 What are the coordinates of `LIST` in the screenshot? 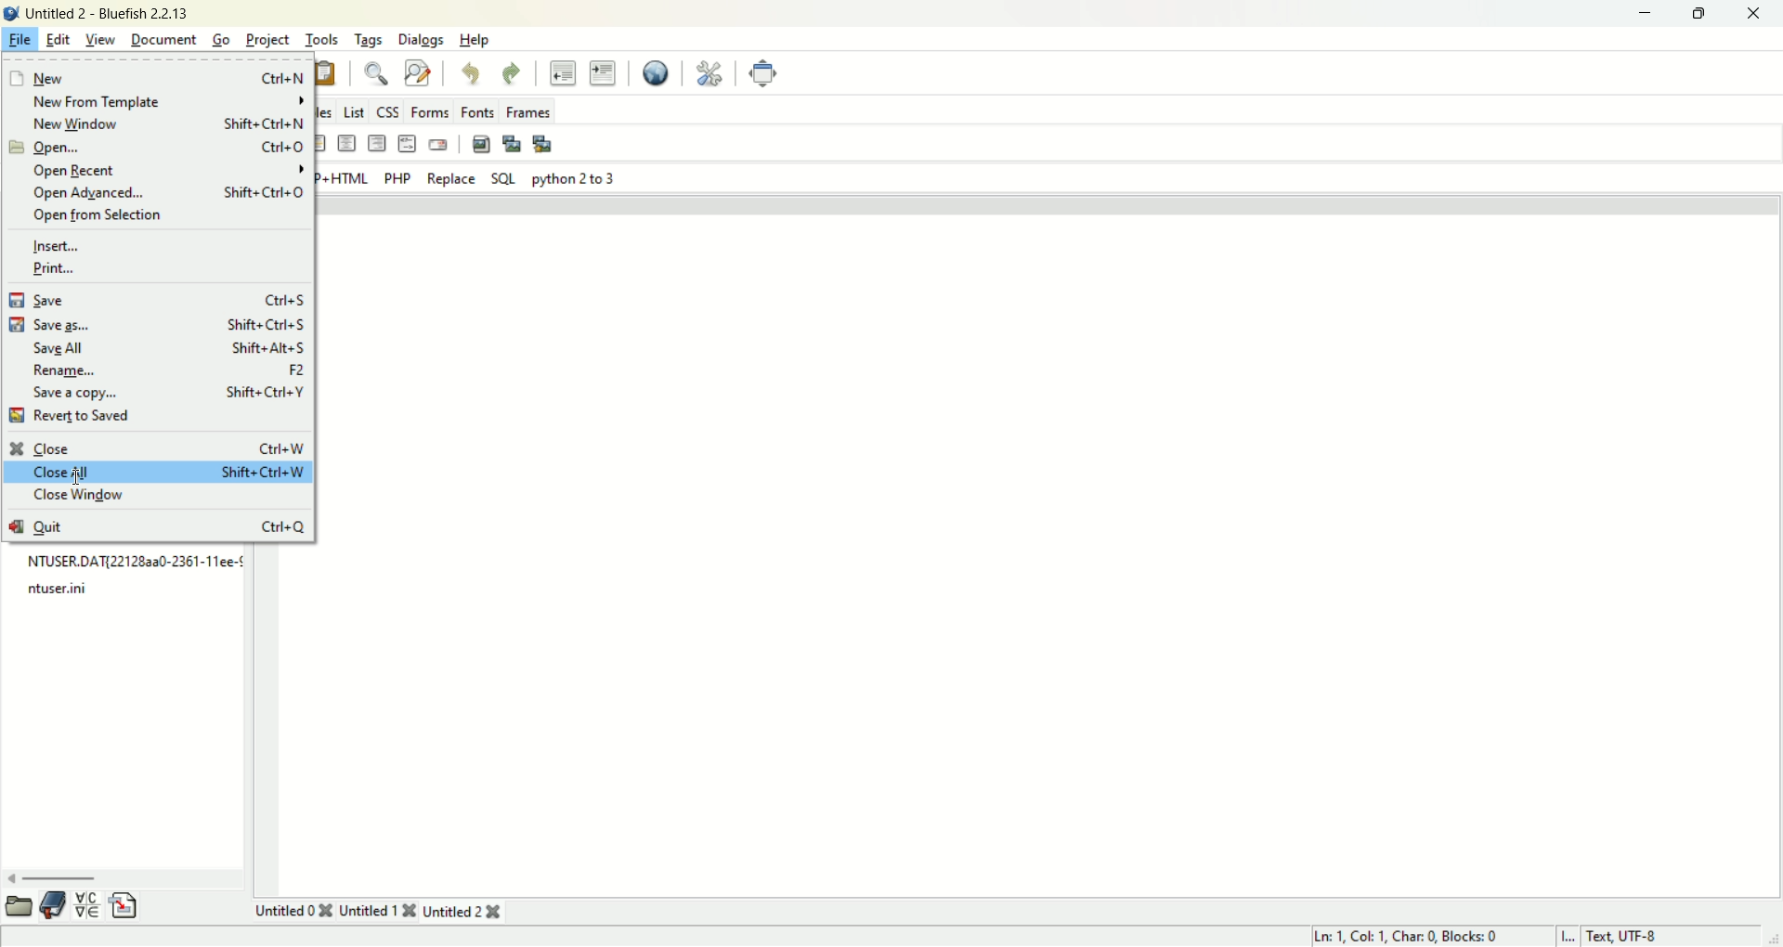 It's located at (352, 109).